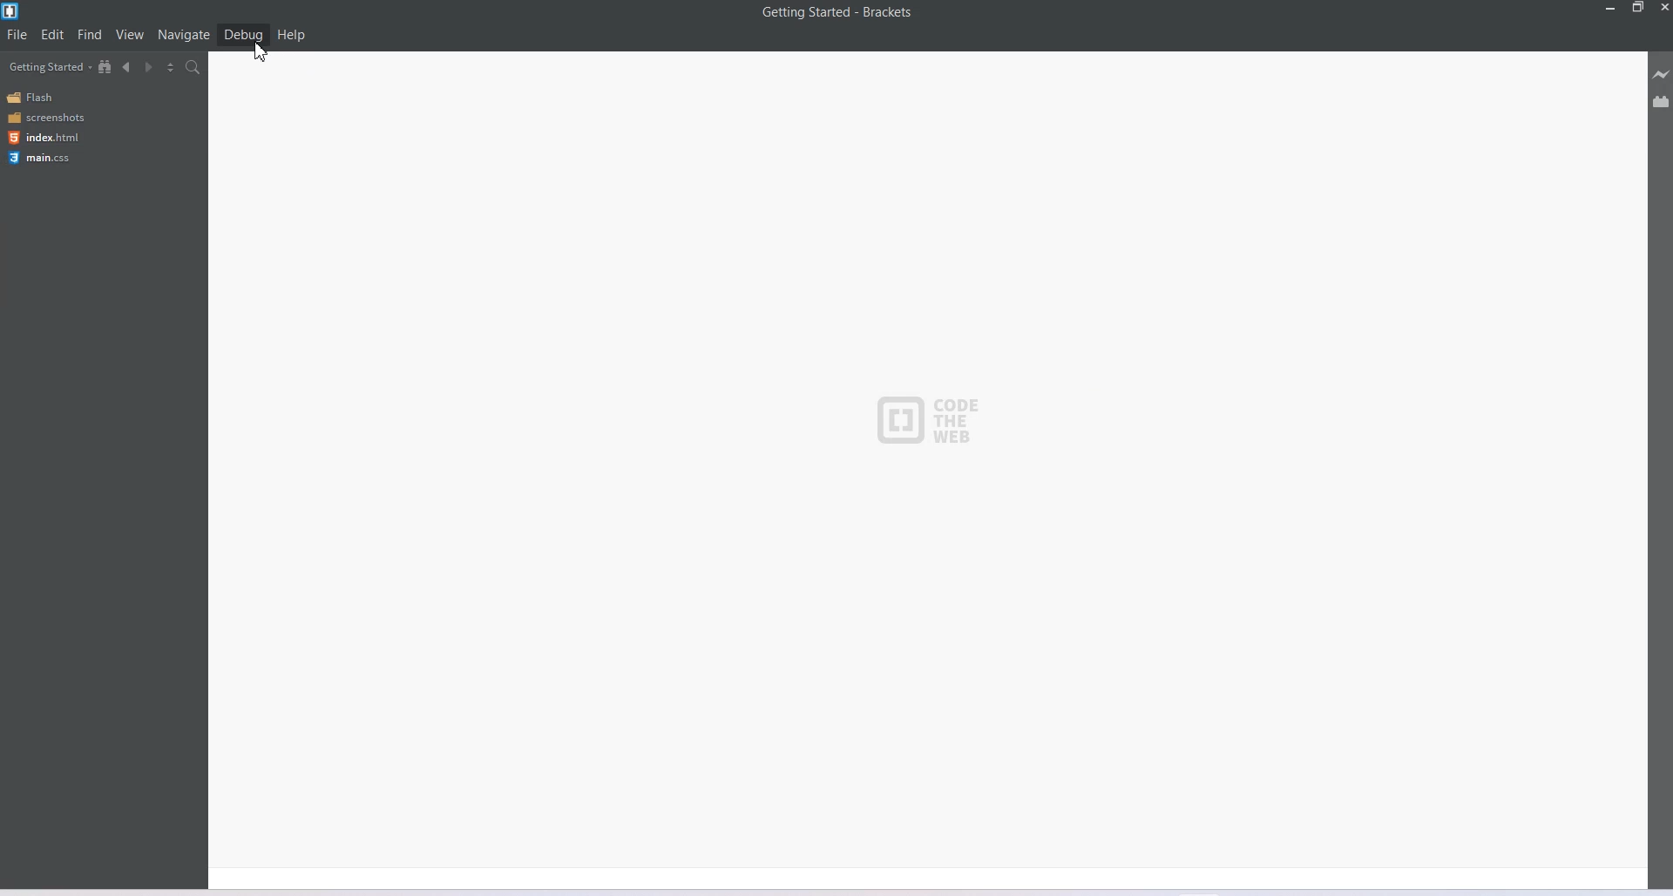 Image resolution: width=1673 pixels, height=896 pixels. Describe the element at coordinates (243, 35) in the screenshot. I see `Debug` at that location.